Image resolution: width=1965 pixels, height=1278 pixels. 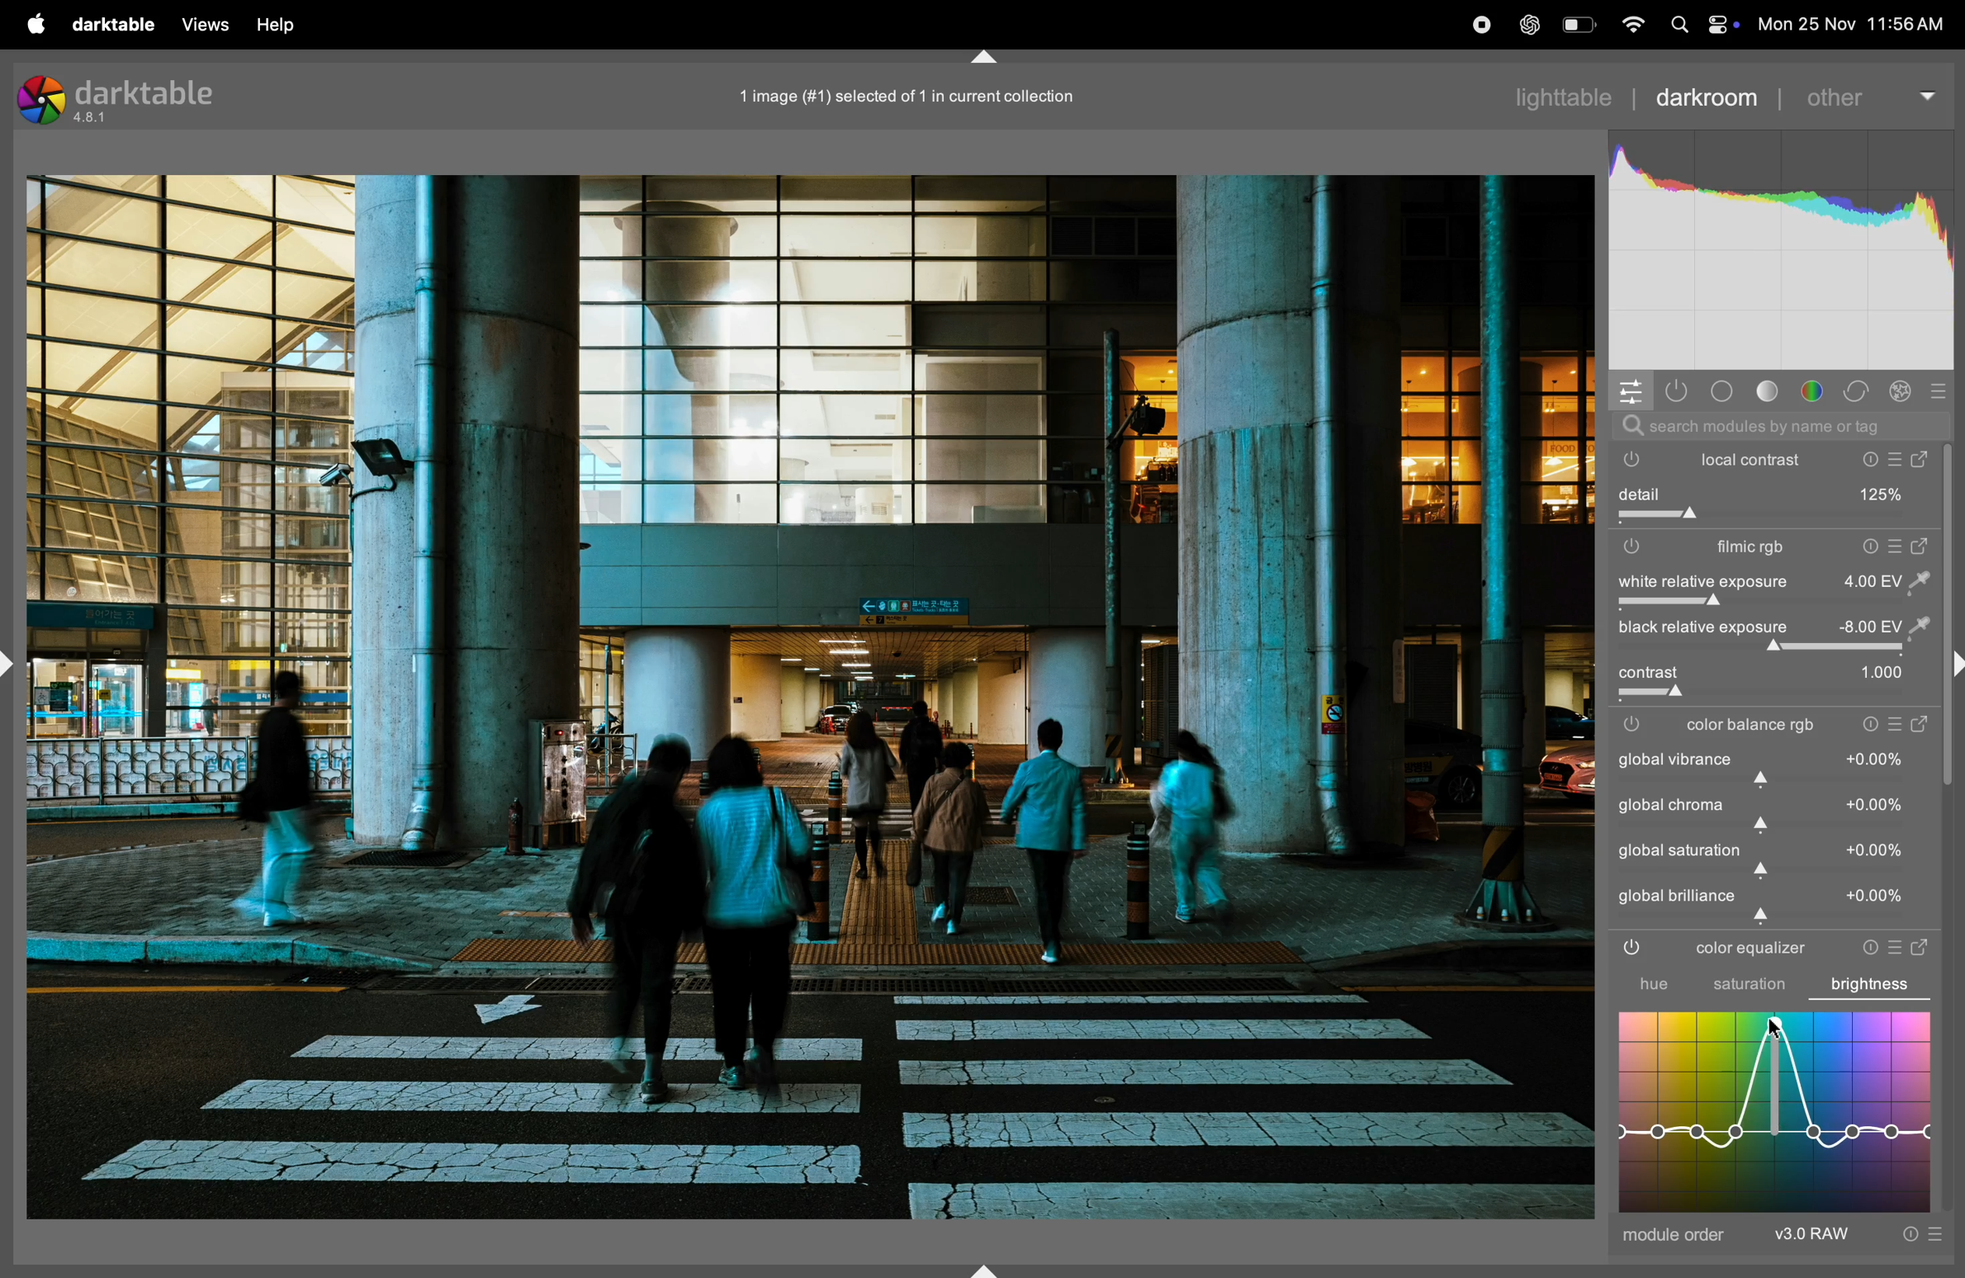 I want to click on toggle, so click(x=1771, y=650).